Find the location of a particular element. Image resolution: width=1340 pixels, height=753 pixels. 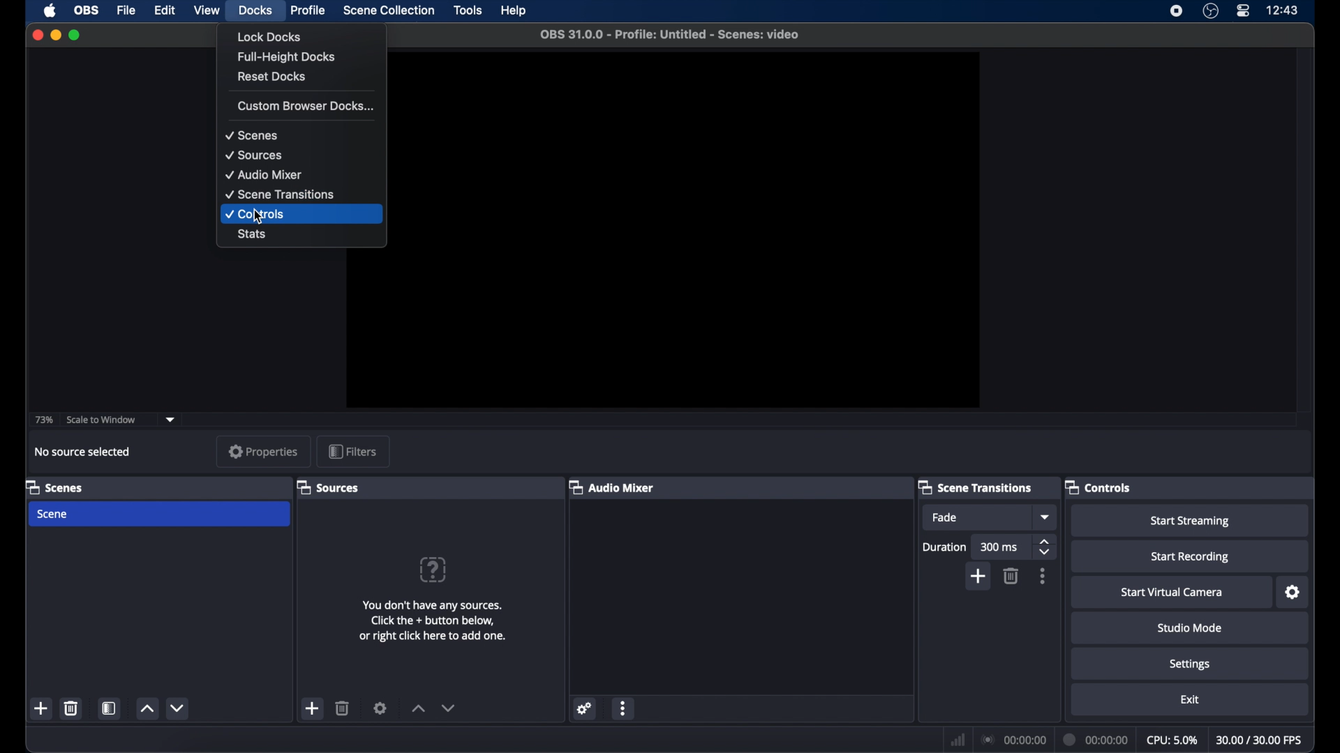

edit is located at coordinates (164, 10).